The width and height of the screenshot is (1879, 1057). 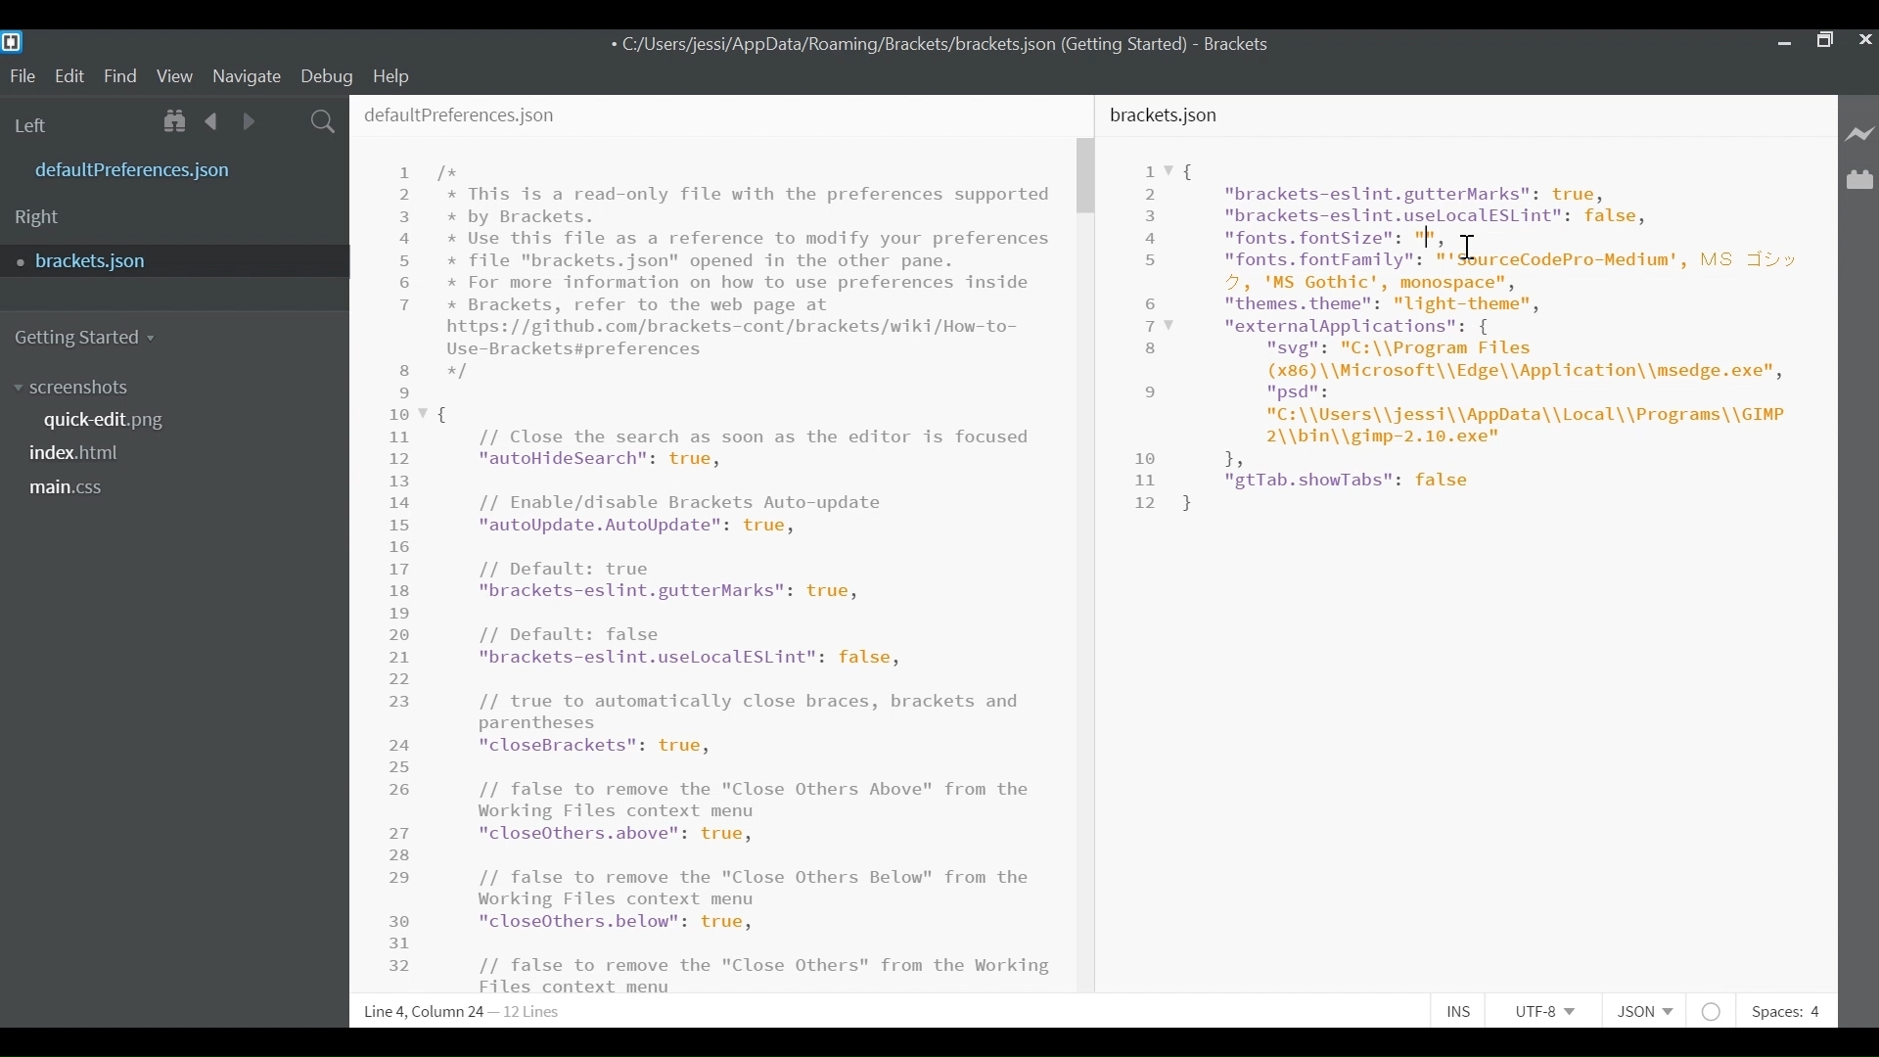 I want to click on C:/Users/jessi/AppData/Roaming/Brackets/brackets json (Getting Started) - Brackets, so click(x=940, y=44).